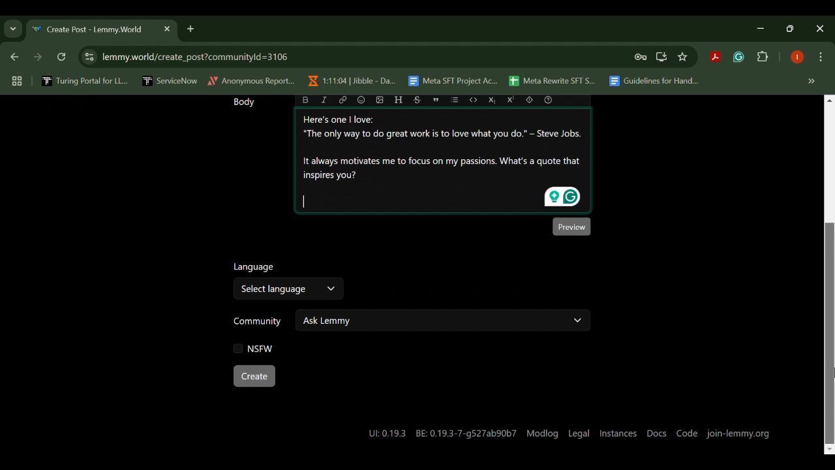  What do you see at coordinates (492, 100) in the screenshot?
I see `Subscript` at bounding box center [492, 100].